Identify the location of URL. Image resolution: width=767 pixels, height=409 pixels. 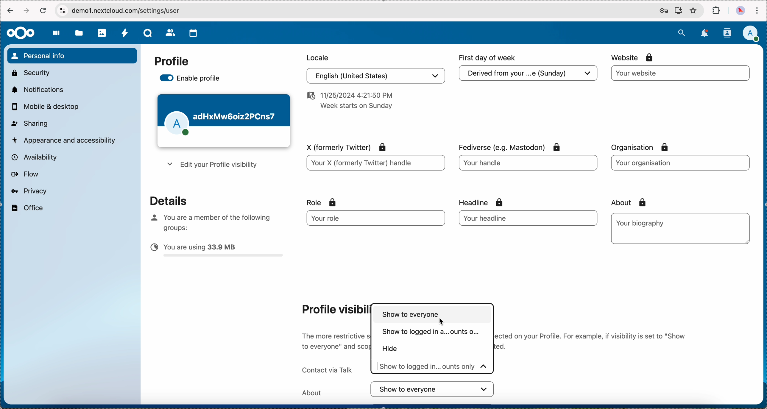
(133, 10).